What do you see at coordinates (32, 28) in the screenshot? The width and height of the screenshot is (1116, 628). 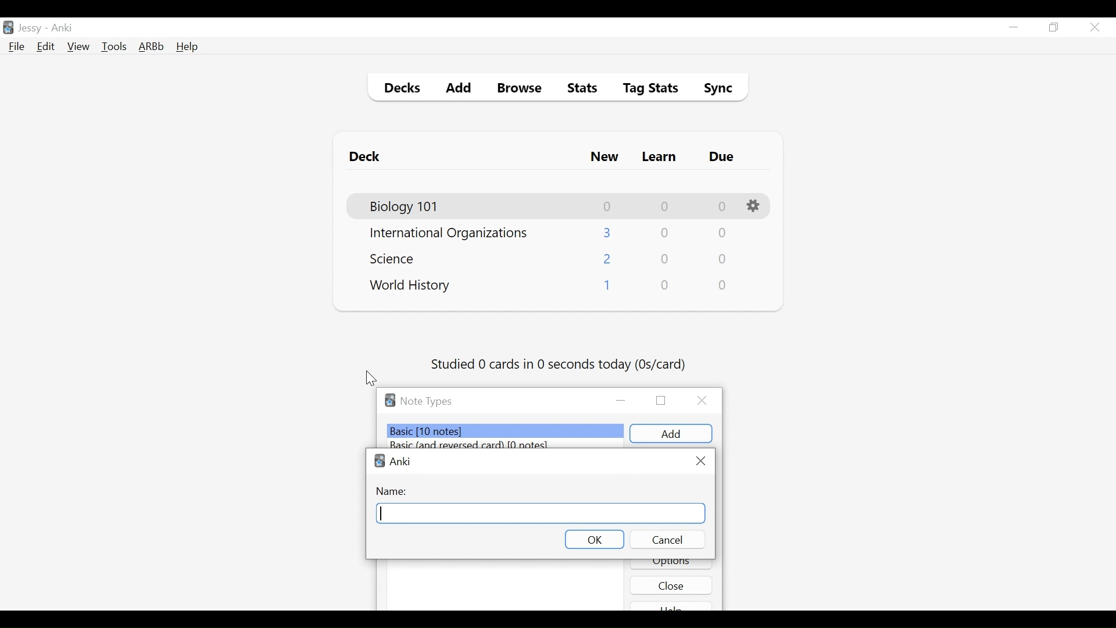 I see `User Nmae` at bounding box center [32, 28].